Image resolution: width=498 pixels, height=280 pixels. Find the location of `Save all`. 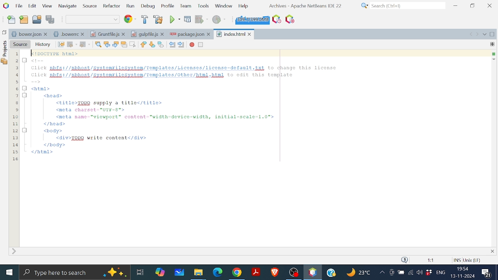

Save all is located at coordinates (50, 20).